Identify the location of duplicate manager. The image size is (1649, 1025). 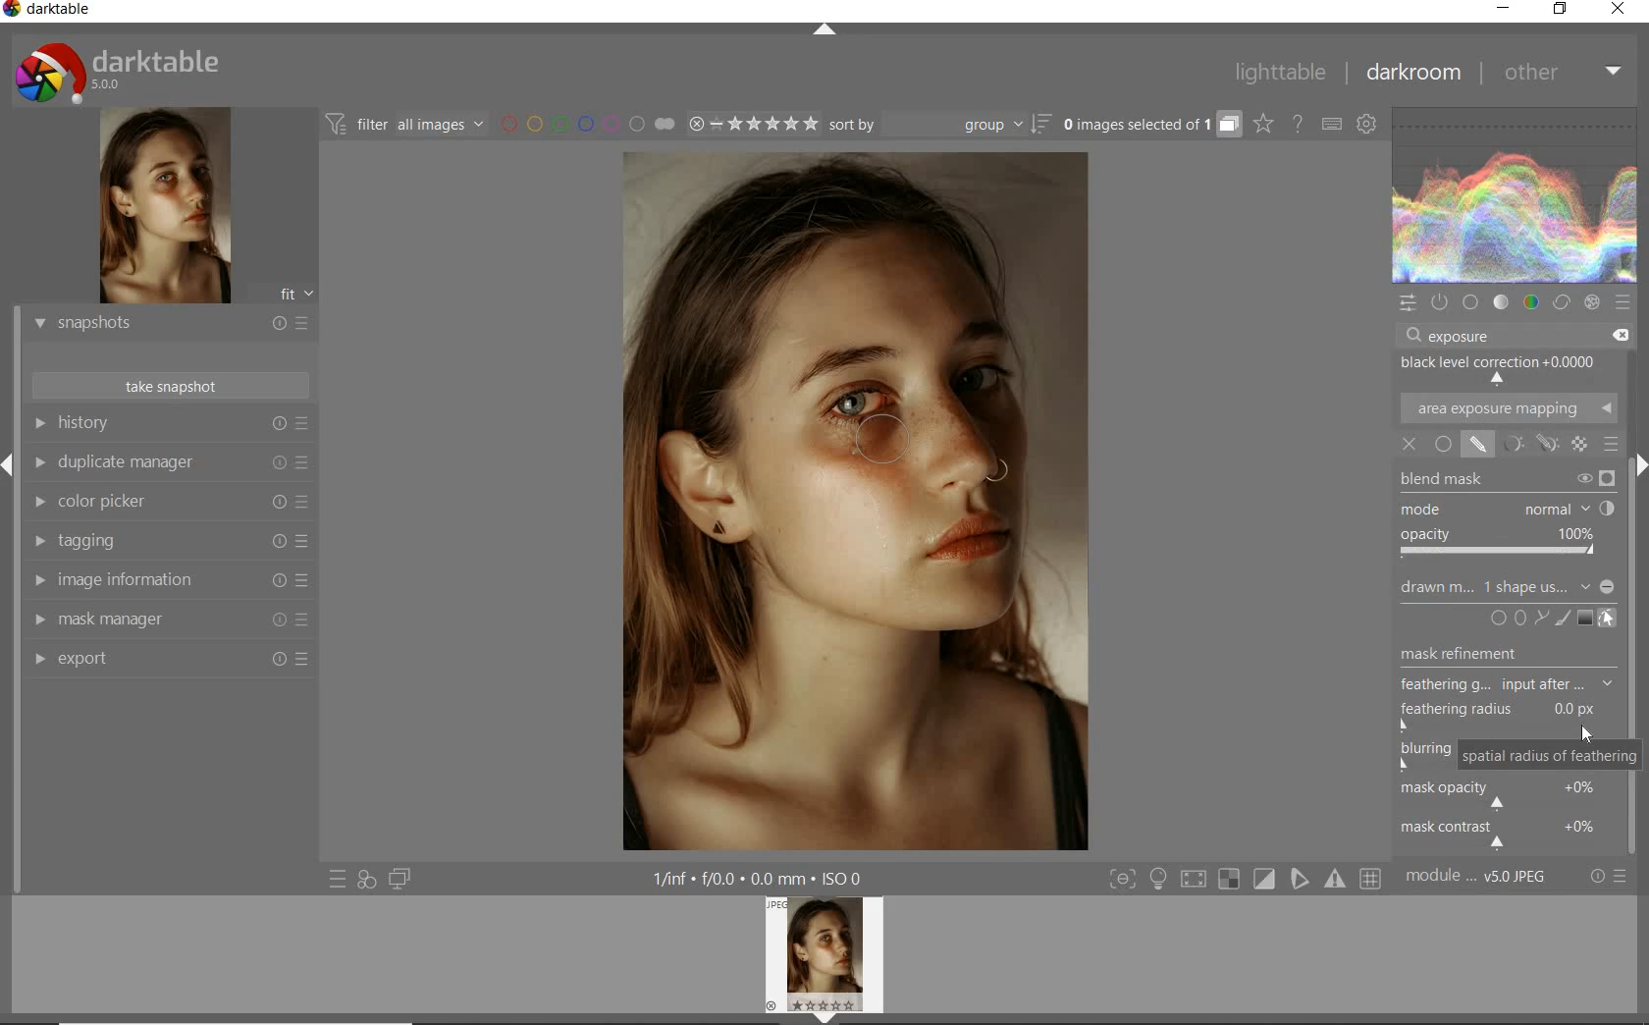
(169, 463).